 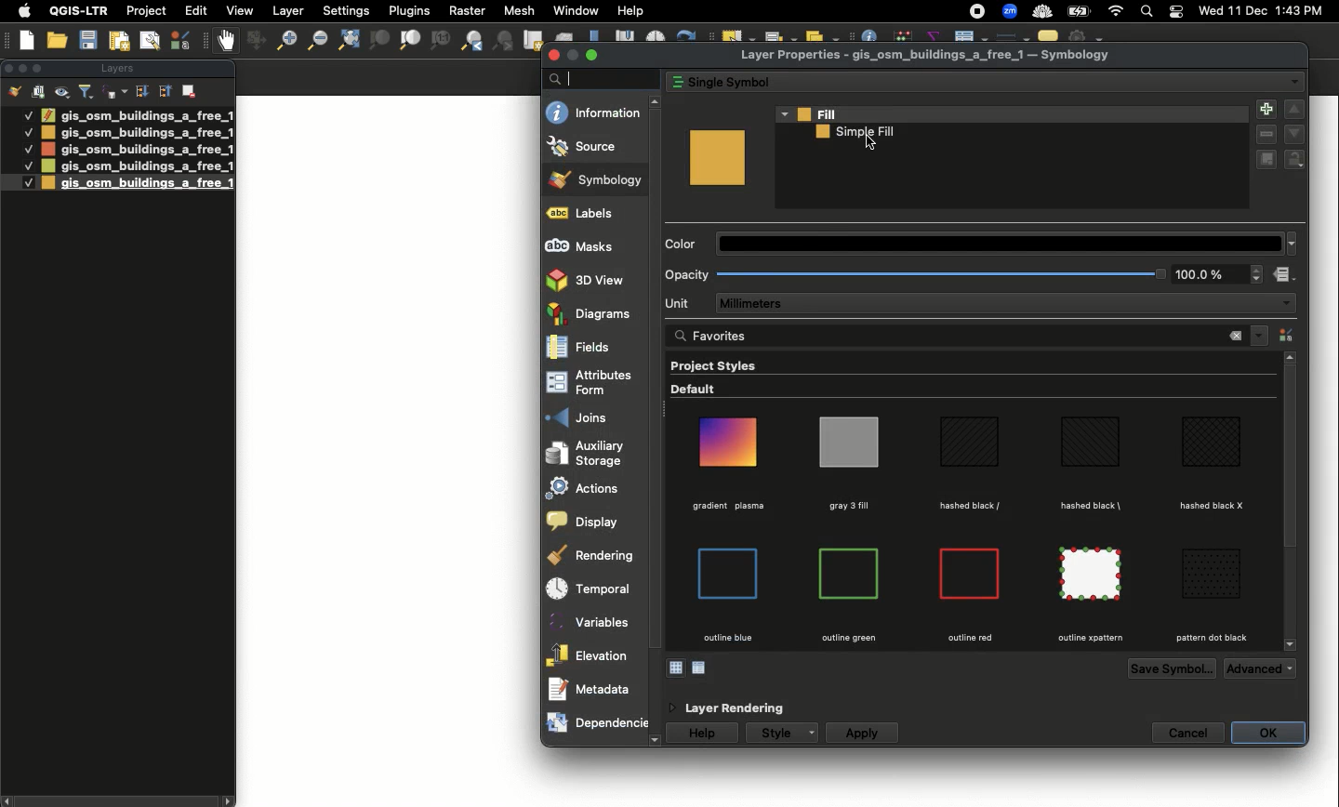 I want to click on , so click(x=1287, y=334).